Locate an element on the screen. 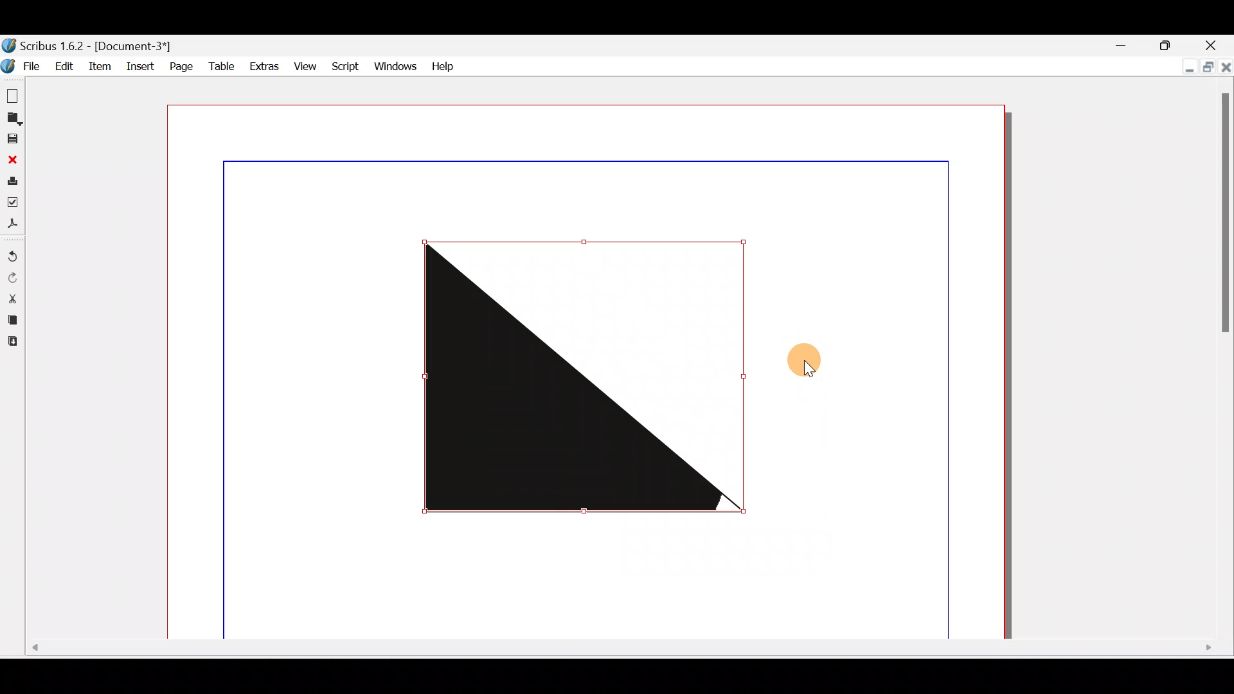 The height and width of the screenshot is (694, 1234). File is located at coordinates (21, 66).